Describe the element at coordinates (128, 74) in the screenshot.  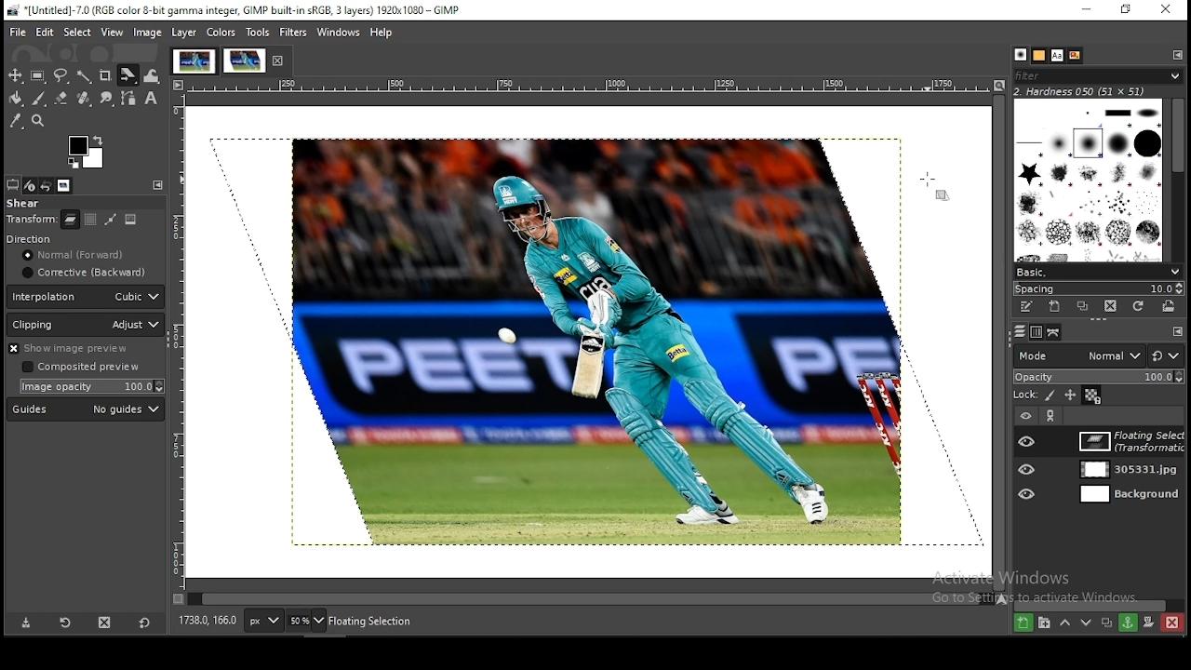
I see `shear tool` at that location.